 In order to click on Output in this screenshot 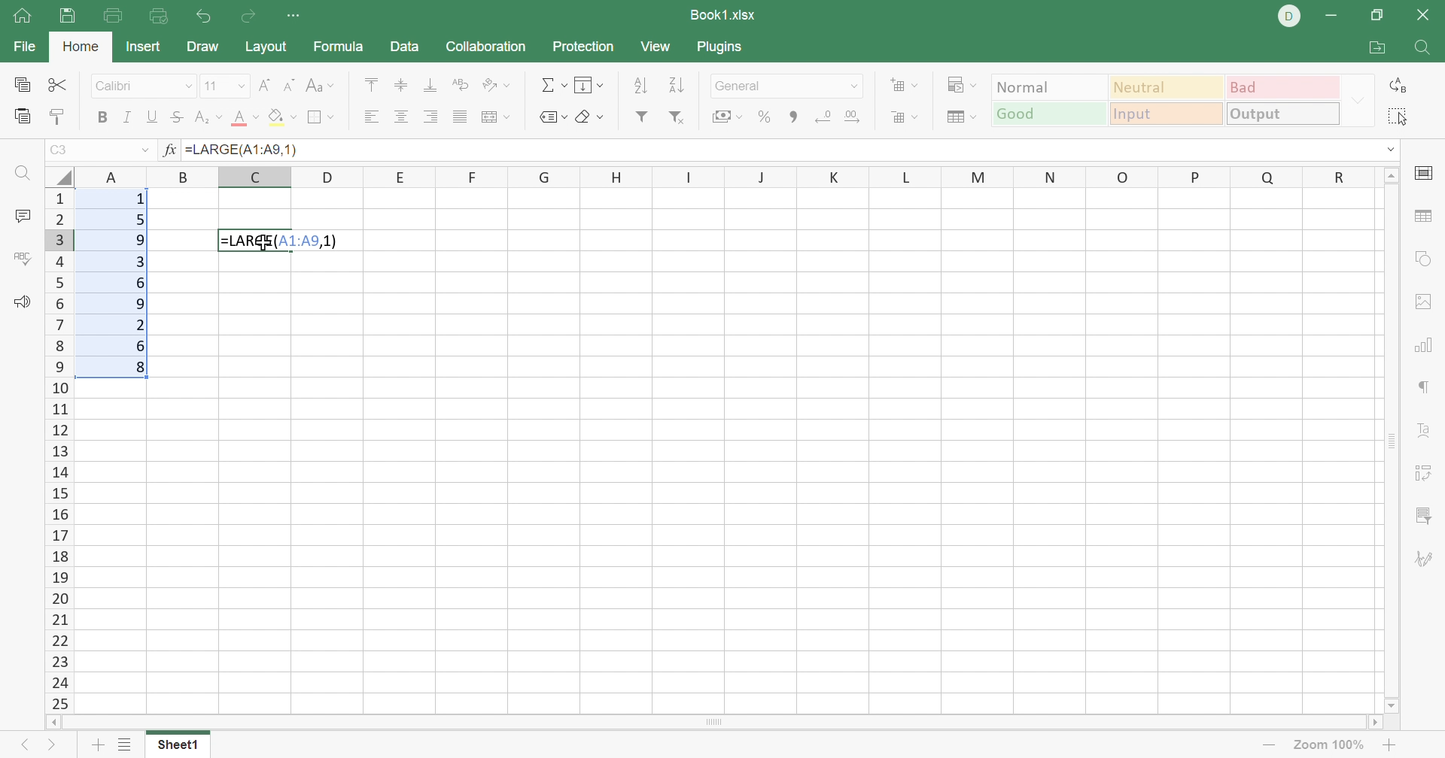, I will do `click(1279, 113)`.